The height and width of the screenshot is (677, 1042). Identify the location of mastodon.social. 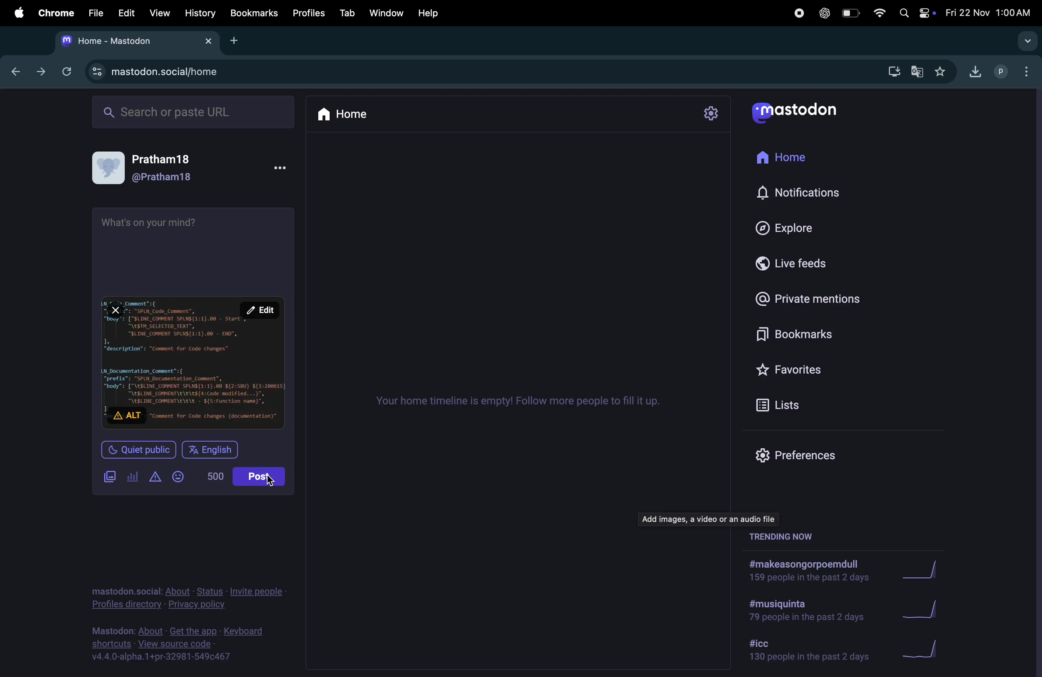
(125, 591).